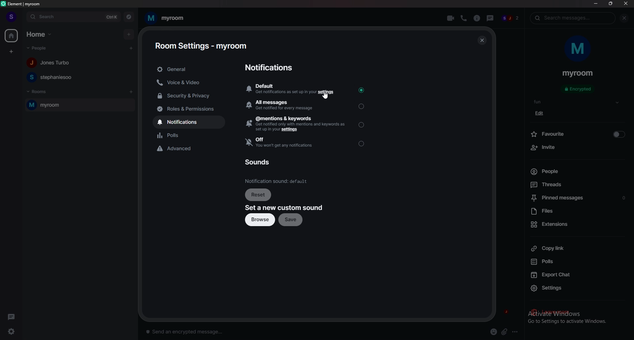  What do you see at coordinates (190, 69) in the screenshot?
I see `general` at bounding box center [190, 69].